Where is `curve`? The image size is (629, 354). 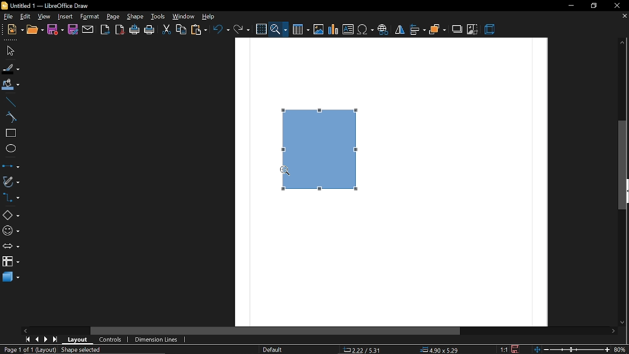 curve is located at coordinates (9, 118).